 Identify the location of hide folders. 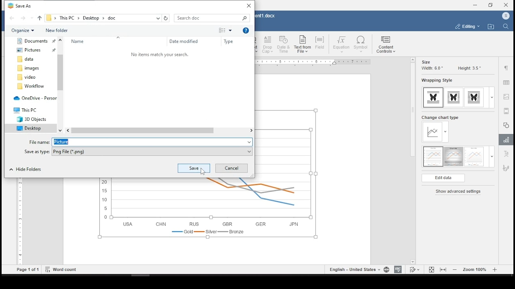
(27, 169).